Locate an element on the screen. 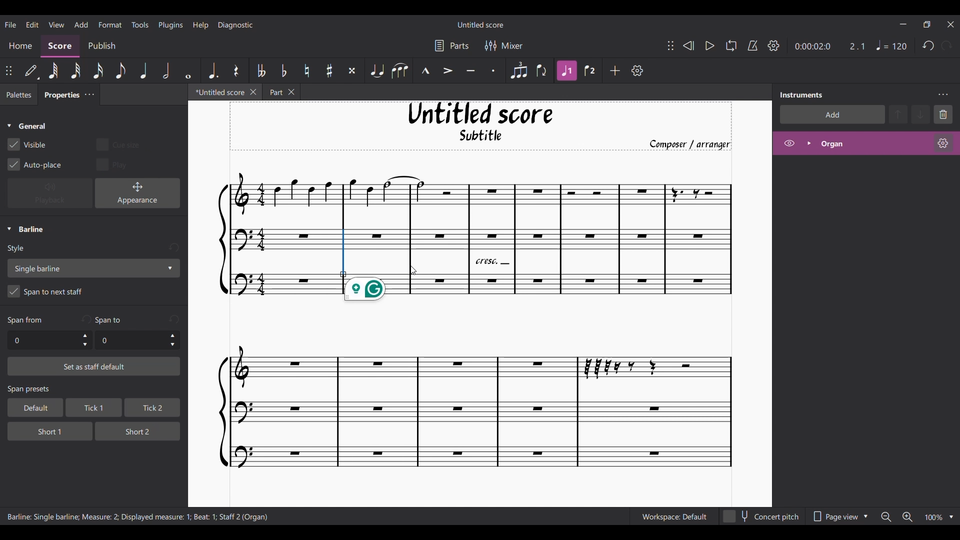  Staccato is located at coordinates (494, 70).